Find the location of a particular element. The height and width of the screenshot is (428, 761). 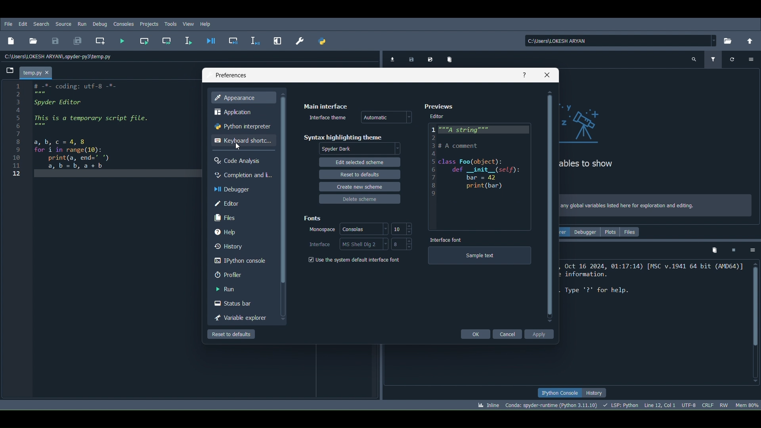

File is located at coordinates (8, 24).